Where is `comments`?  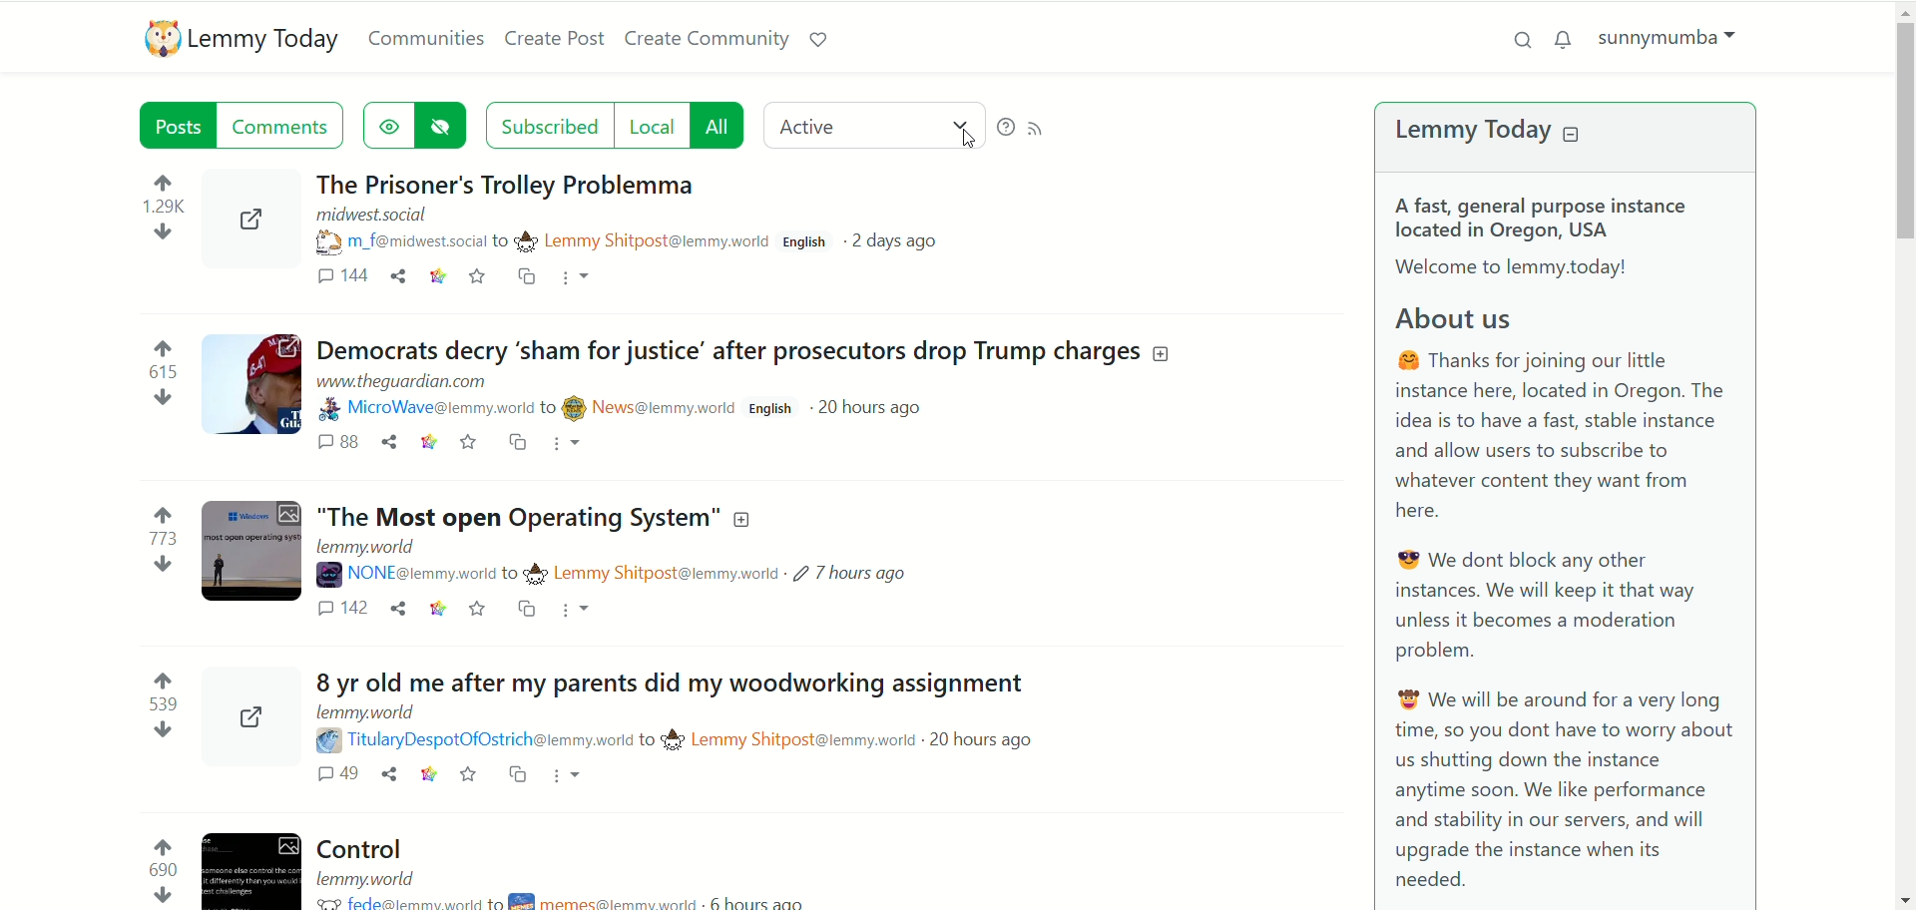
comments is located at coordinates (331, 446).